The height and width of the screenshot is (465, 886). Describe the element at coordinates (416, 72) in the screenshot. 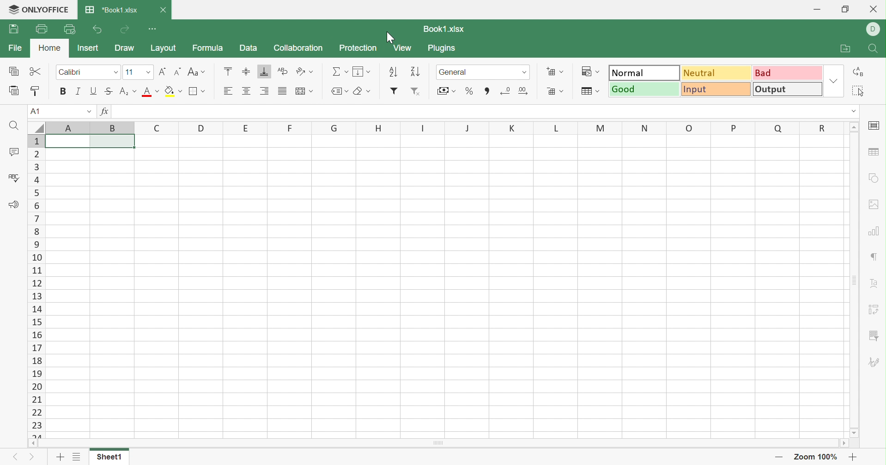

I see `Descending order` at that location.